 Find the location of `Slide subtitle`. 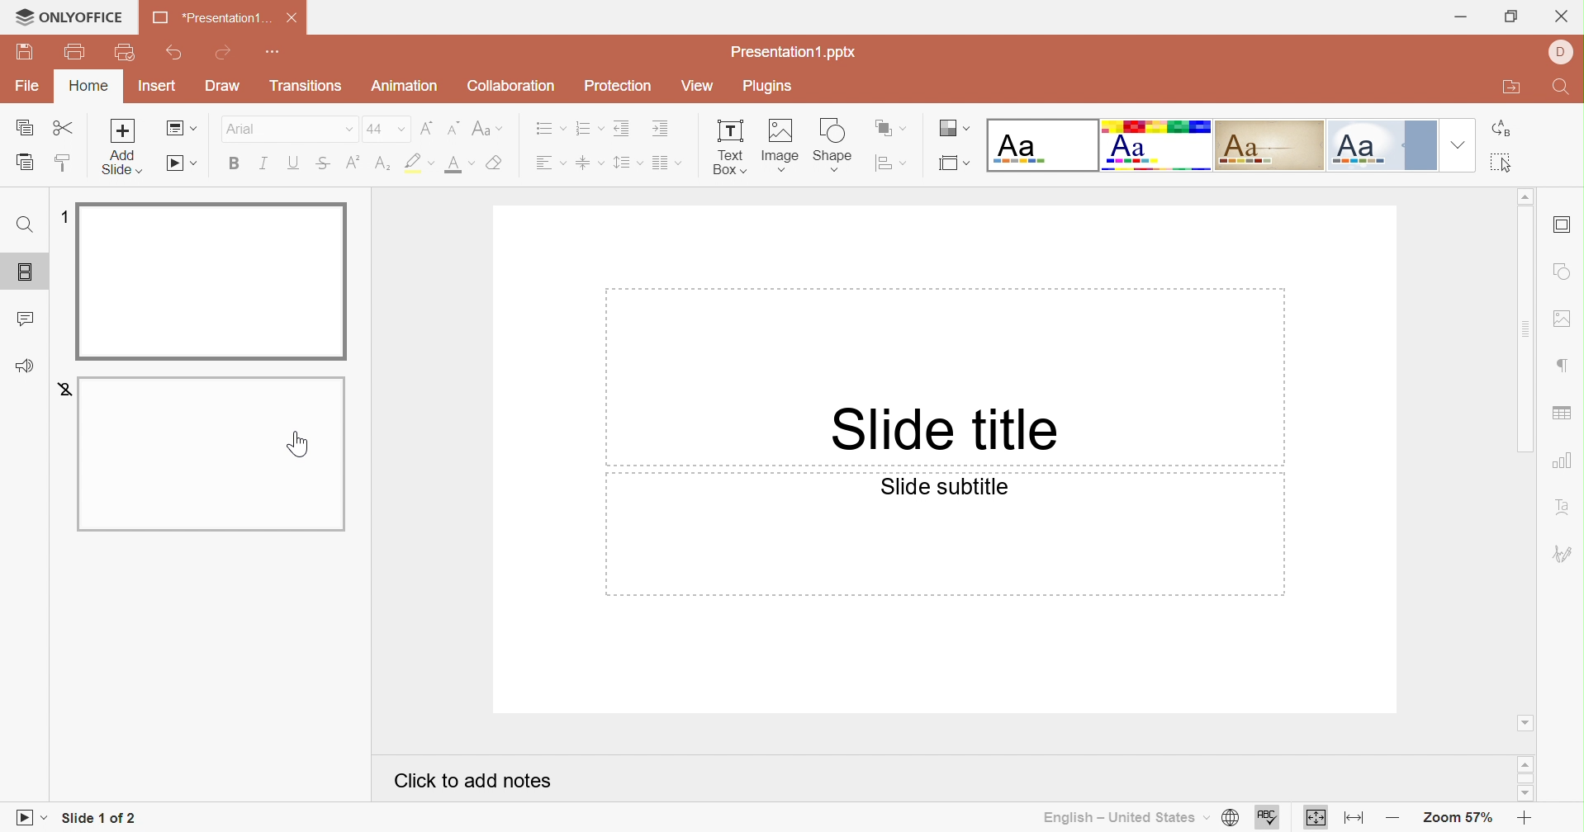

Slide subtitle is located at coordinates (944, 487).